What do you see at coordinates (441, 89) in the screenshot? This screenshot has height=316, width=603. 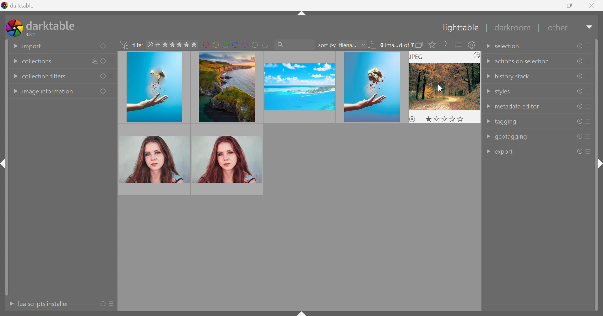 I see `cursor` at bounding box center [441, 89].